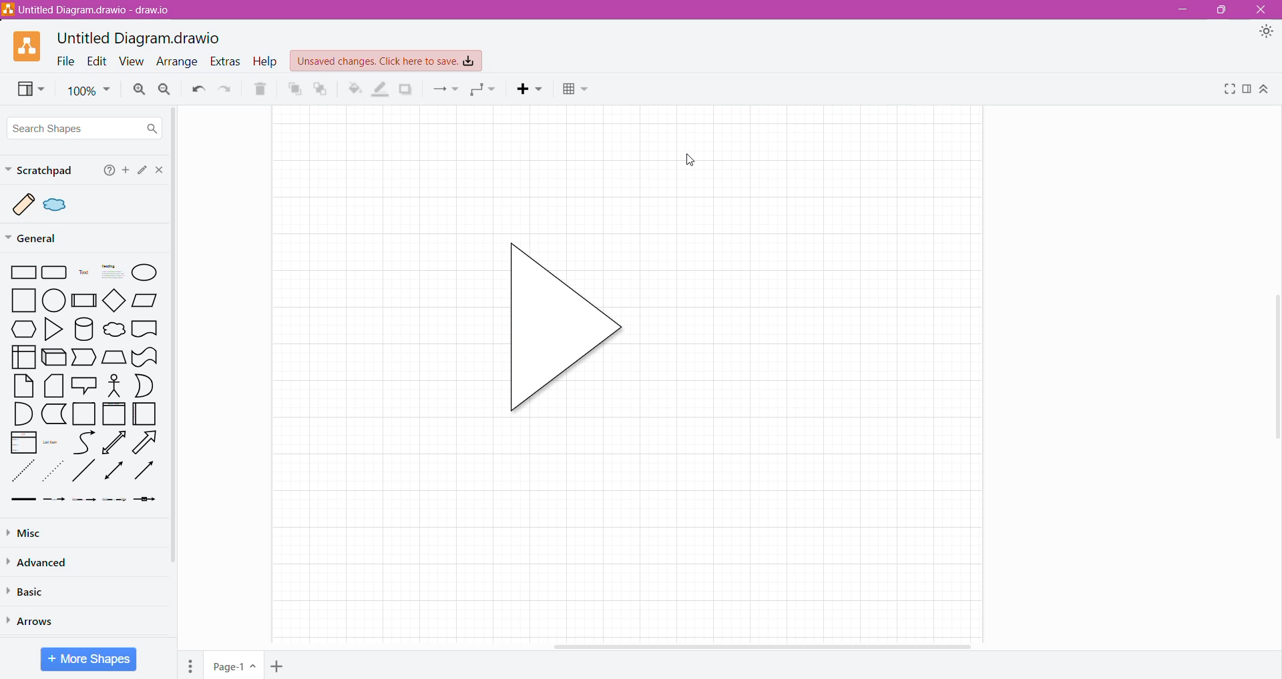  I want to click on Basic, so click(29, 592).